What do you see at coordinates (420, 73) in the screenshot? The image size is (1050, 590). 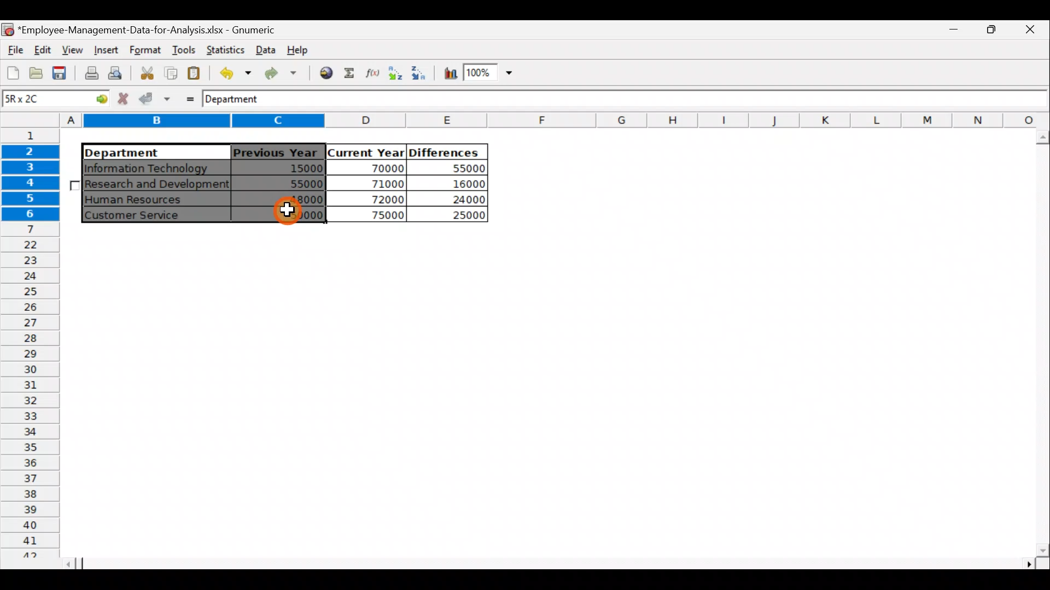 I see `Sort in descending order` at bounding box center [420, 73].